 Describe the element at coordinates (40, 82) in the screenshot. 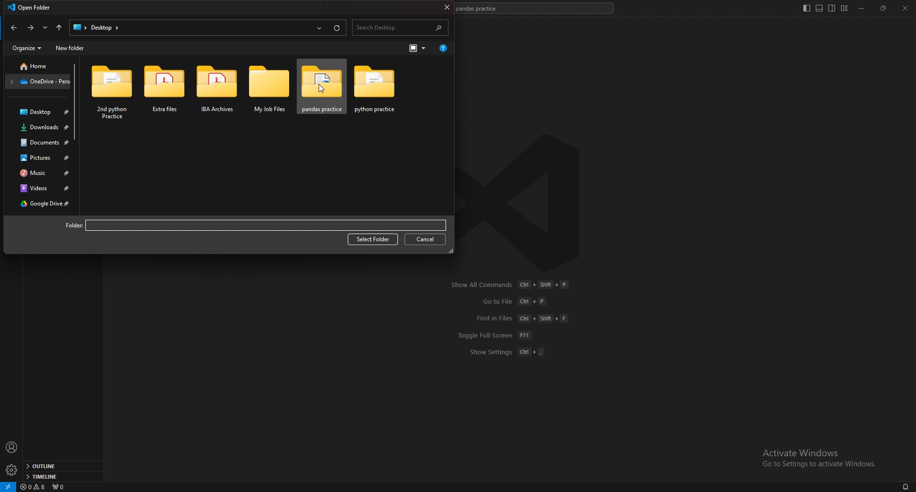

I see `folder` at that location.